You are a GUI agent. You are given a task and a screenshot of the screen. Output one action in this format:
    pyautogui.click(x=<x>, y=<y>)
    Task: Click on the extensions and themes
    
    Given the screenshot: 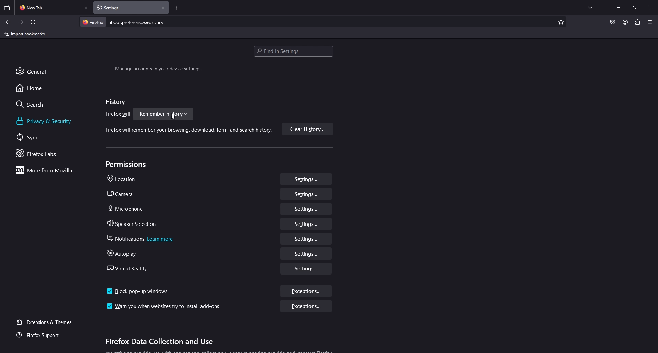 What is the action you would take?
    pyautogui.click(x=49, y=321)
    